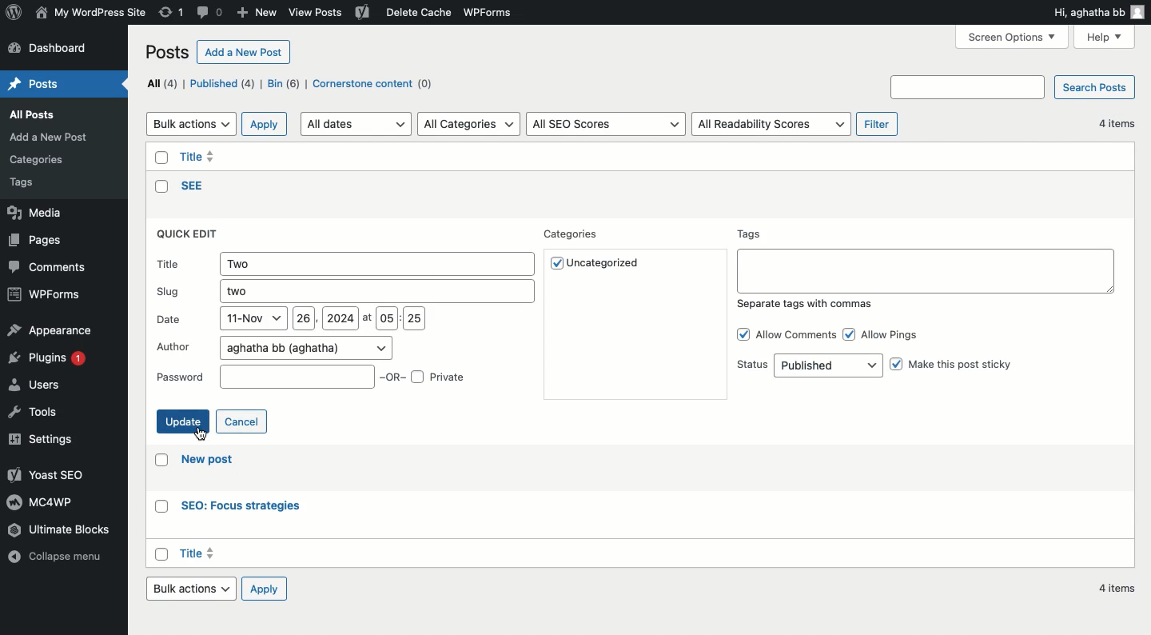 The height and width of the screenshot is (635, 1151). Describe the element at coordinates (52, 361) in the screenshot. I see `Plugins` at that location.